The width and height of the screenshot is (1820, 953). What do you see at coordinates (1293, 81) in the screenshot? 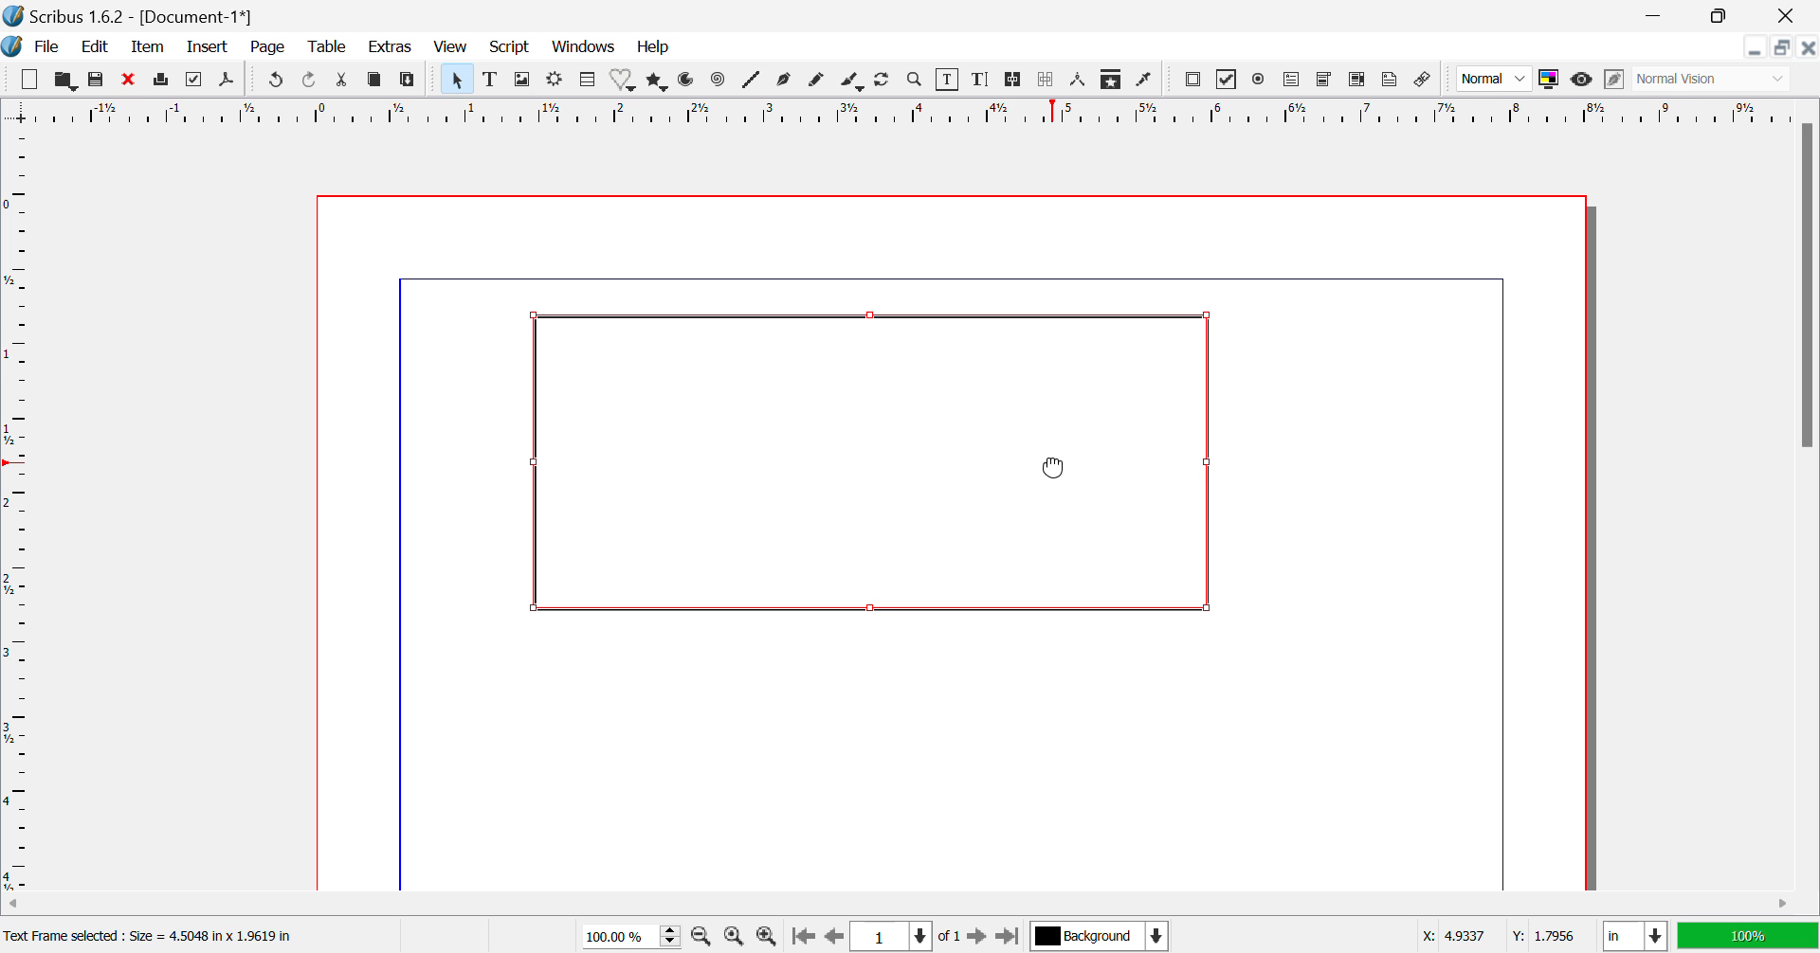
I see `Pdf Text Field` at bounding box center [1293, 81].